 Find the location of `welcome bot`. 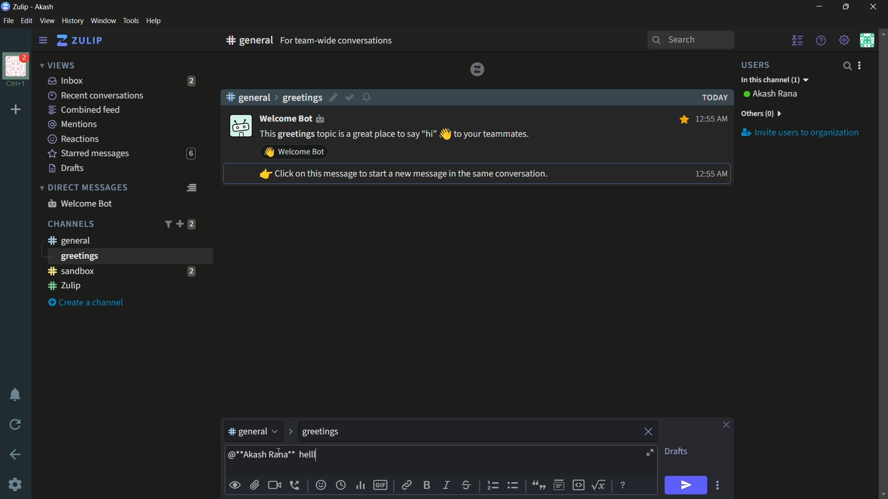

welcome bot is located at coordinates (80, 203).